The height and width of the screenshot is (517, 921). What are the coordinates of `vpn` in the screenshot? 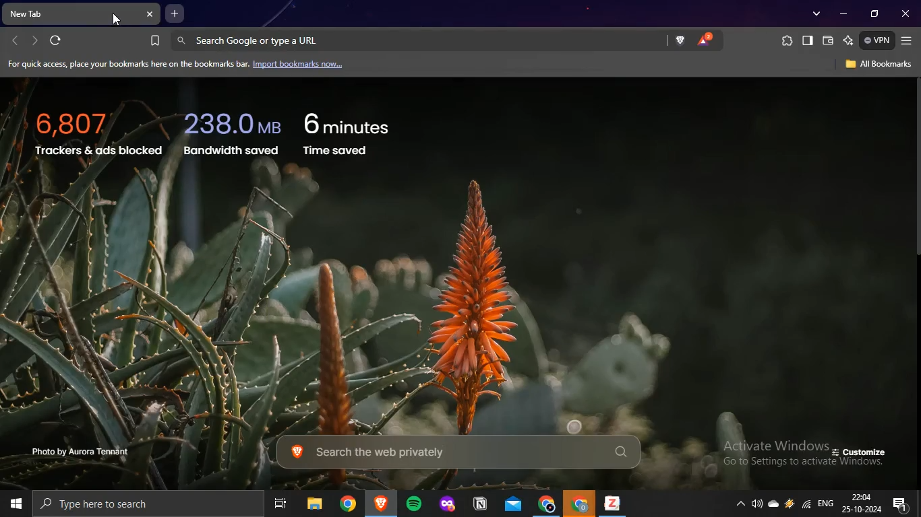 It's located at (877, 40).